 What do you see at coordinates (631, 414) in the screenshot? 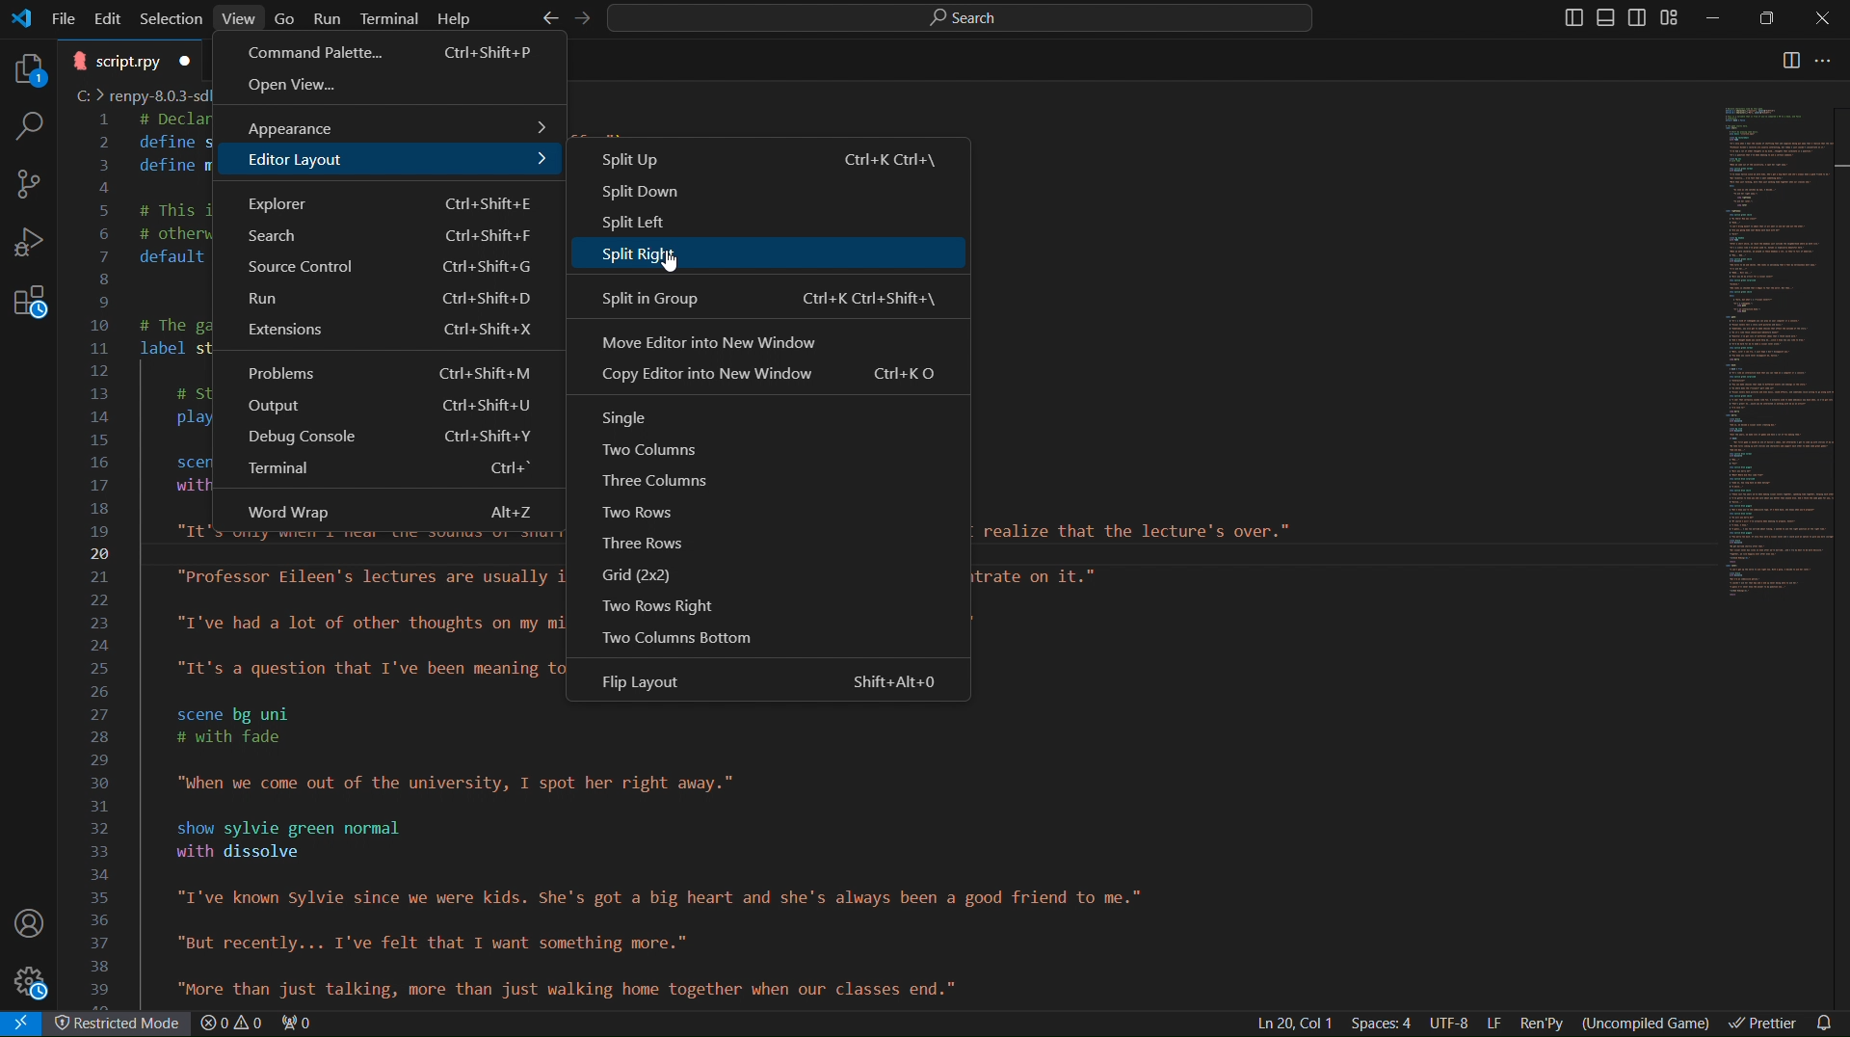
I see `Single` at bounding box center [631, 414].